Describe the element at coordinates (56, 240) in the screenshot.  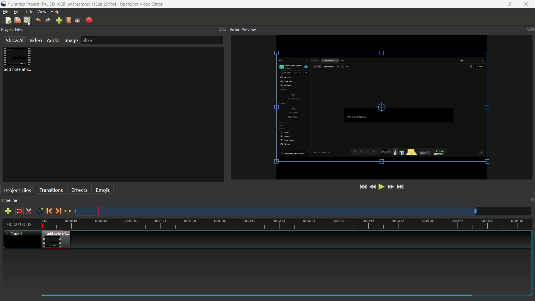
I see `video in timeline` at that location.